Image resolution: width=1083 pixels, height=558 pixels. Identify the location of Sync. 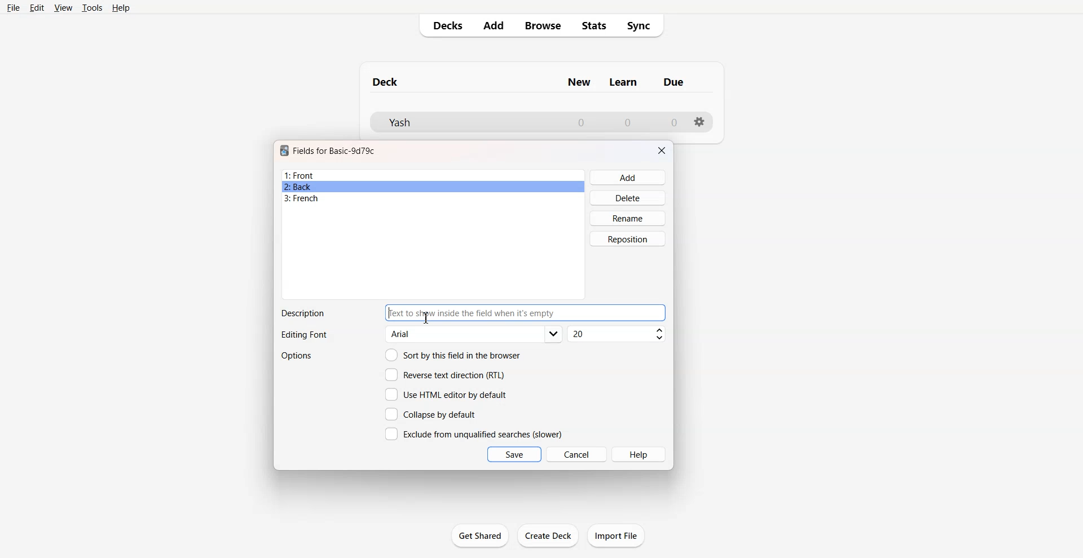
(642, 26).